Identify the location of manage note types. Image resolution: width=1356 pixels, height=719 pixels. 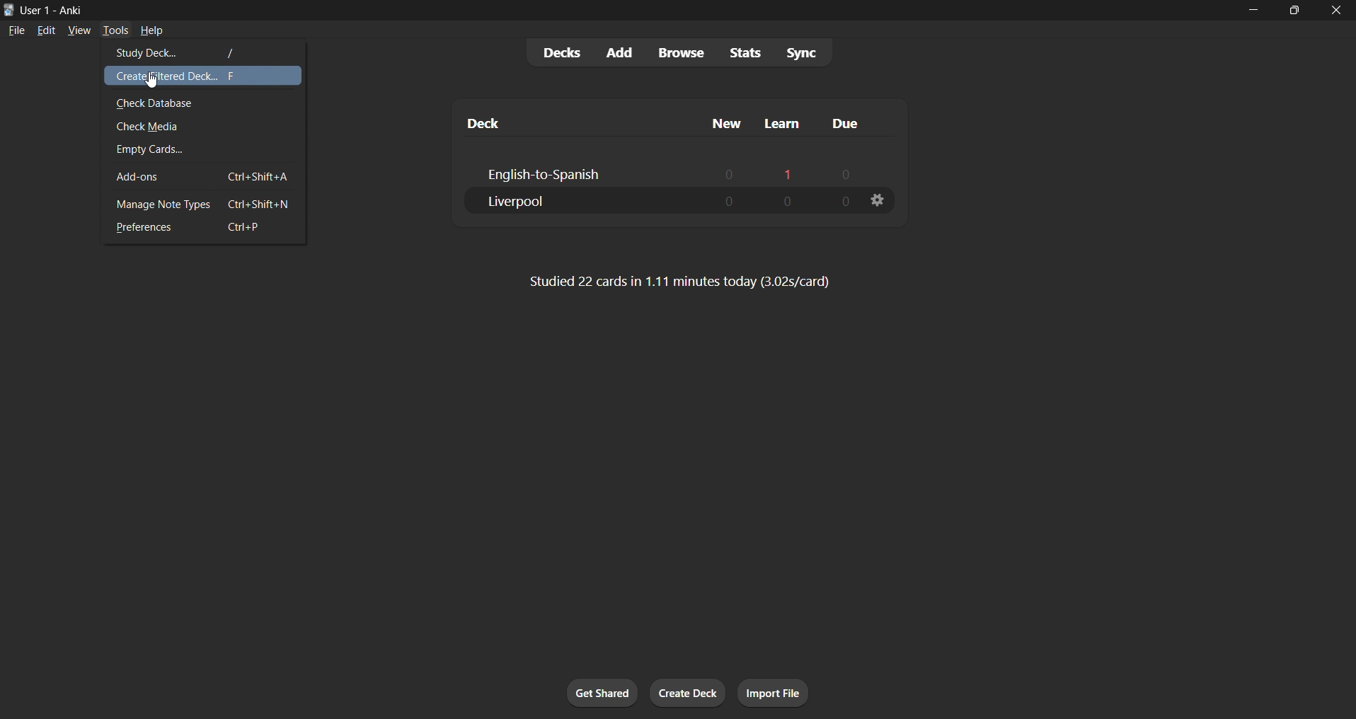
(202, 200).